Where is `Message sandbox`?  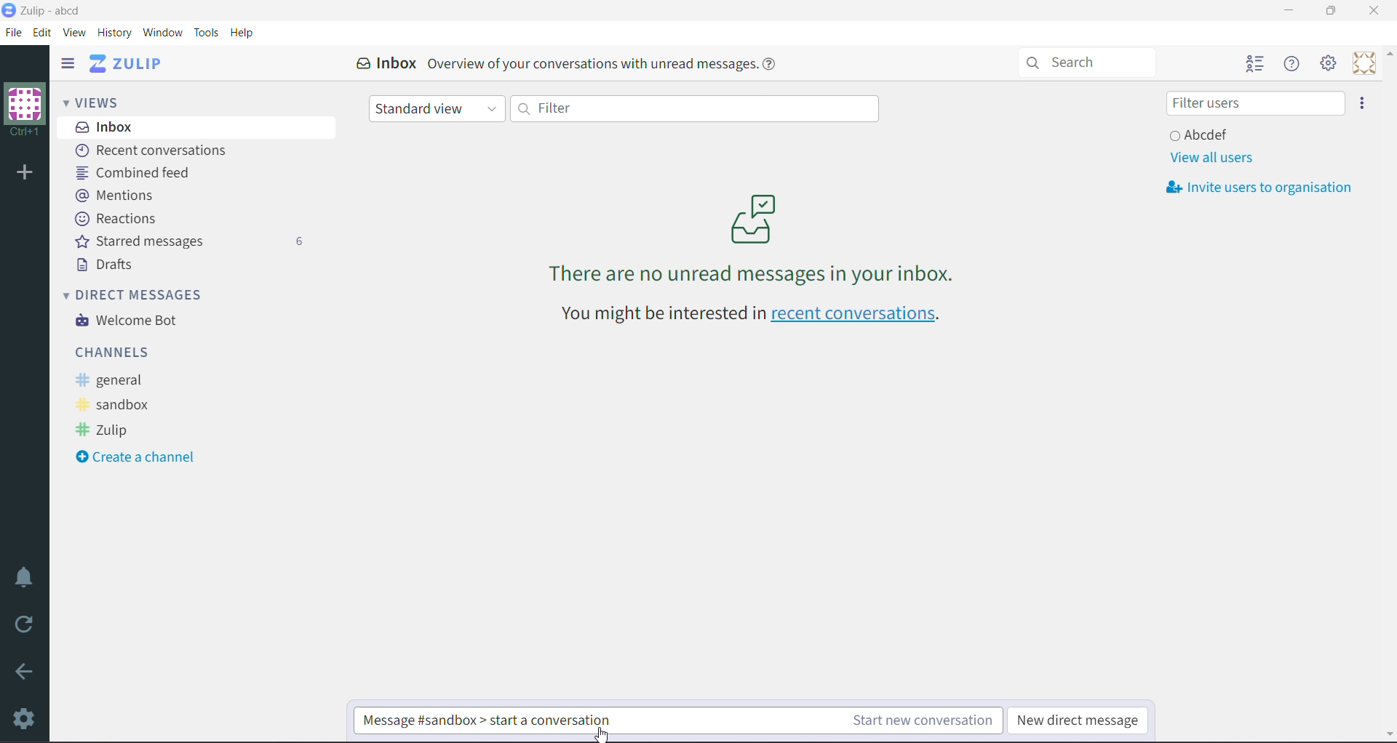 Message sandbox is located at coordinates (503, 721).